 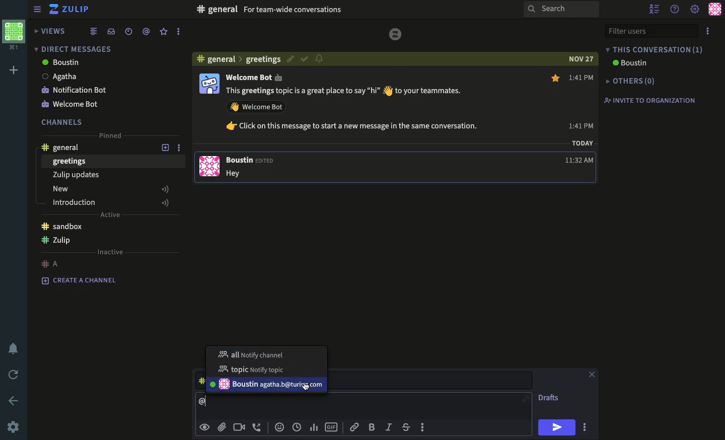 I want to click on this conversation (1), so click(x=655, y=49).